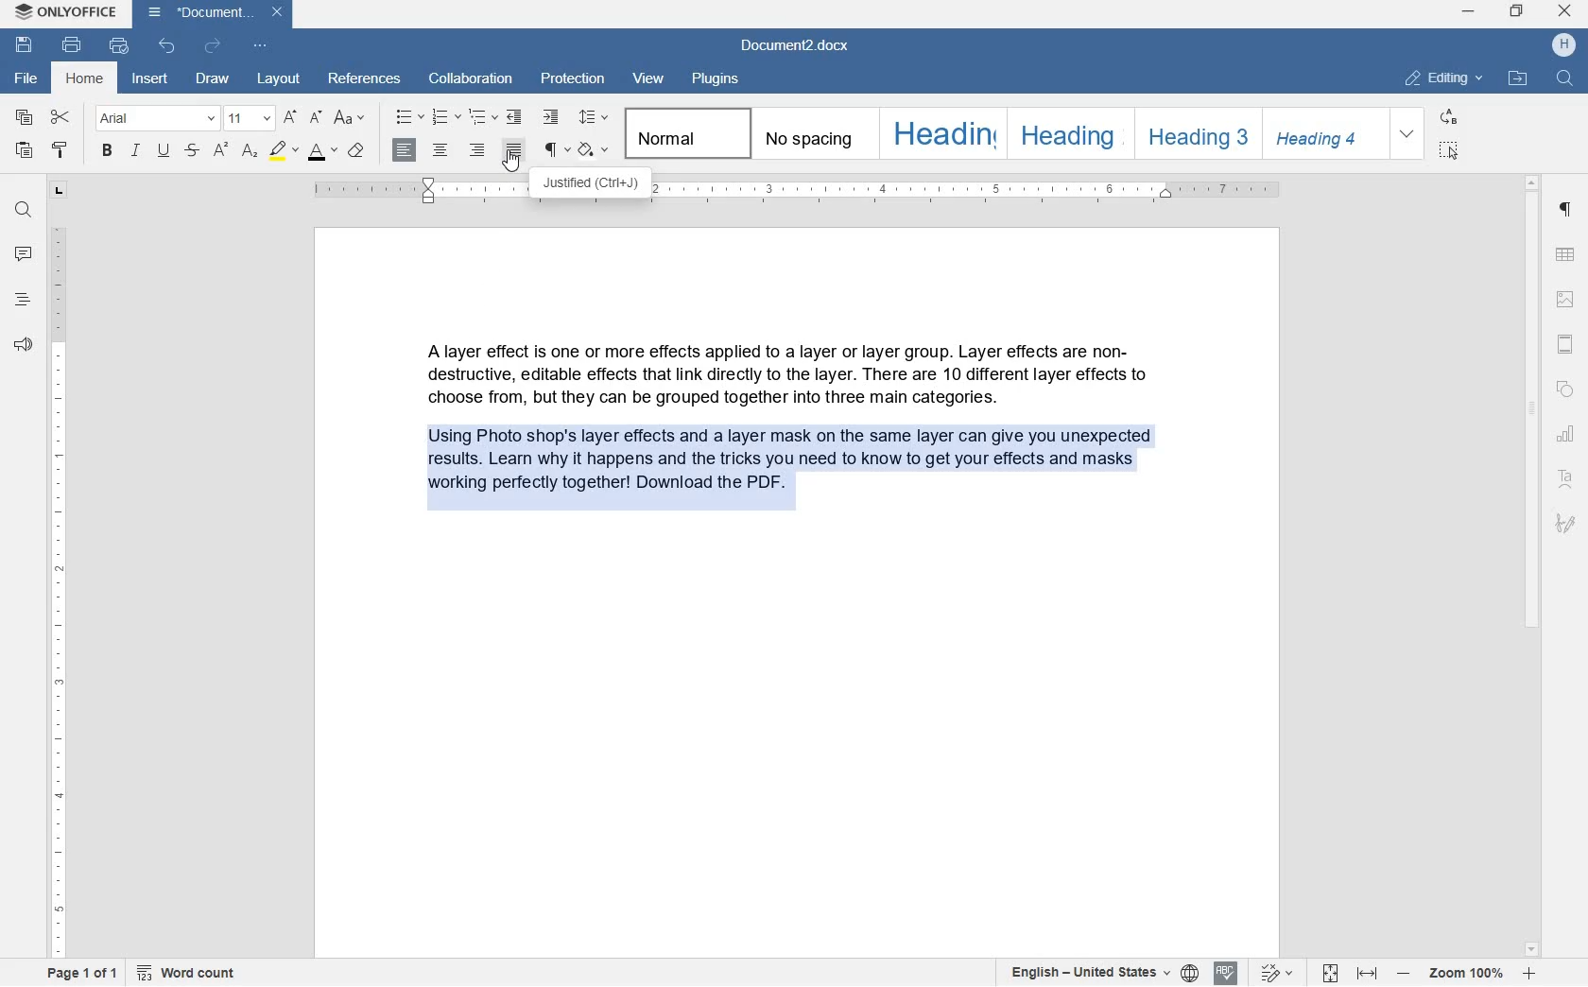 This screenshot has width=1588, height=987. Describe the element at coordinates (24, 346) in the screenshot. I see `FEEDBACK & SUPPORT` at that location.